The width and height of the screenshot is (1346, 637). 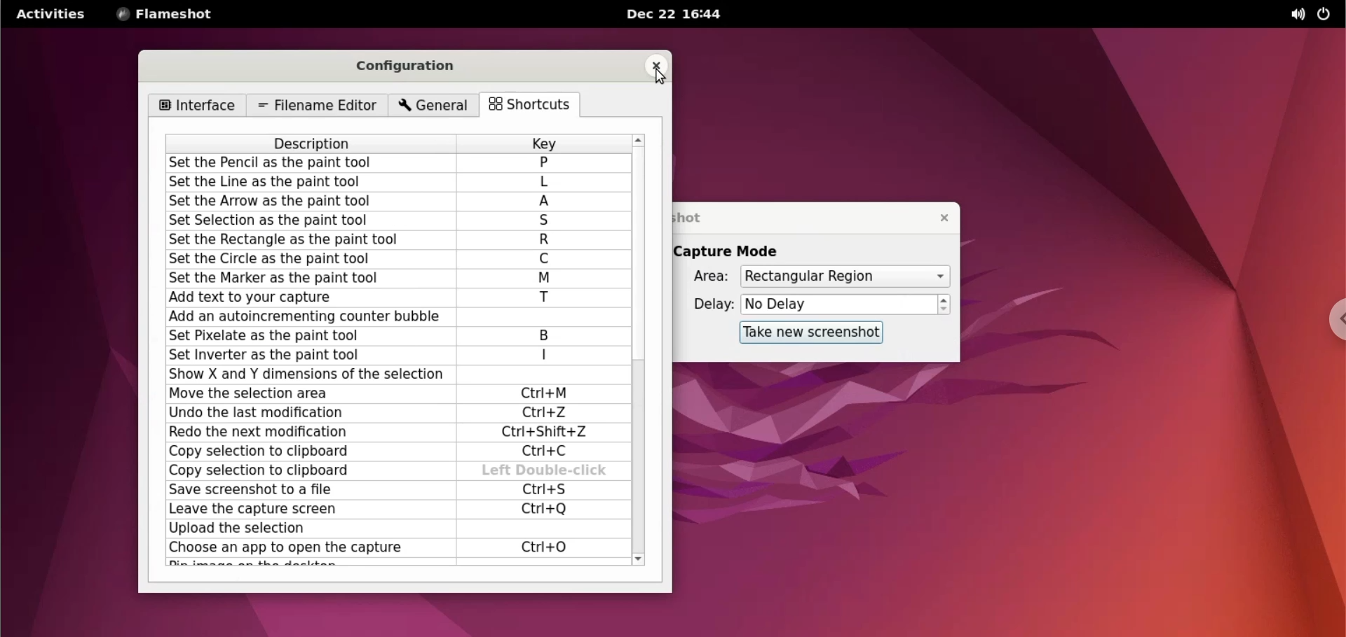 What do you see at coordinates (306, 240) in the screenshot?
I see `set the rectangle as the paint tool` at bounding box center [306, 240].